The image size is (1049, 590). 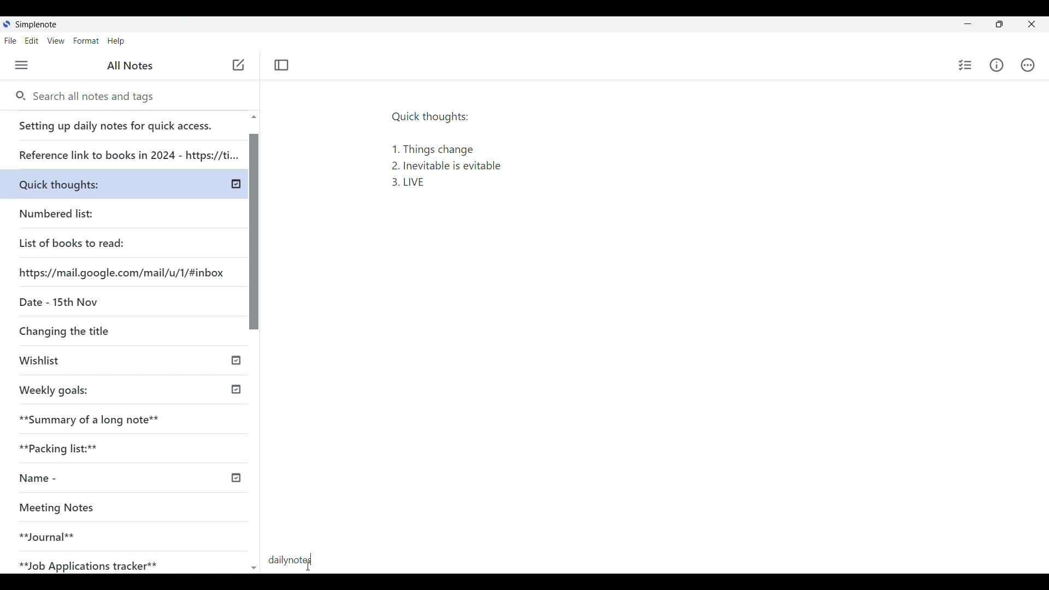 What do you see at coordinates (78, 479) in the screenshot?
I see `Name` at bounding box center [78, 479].